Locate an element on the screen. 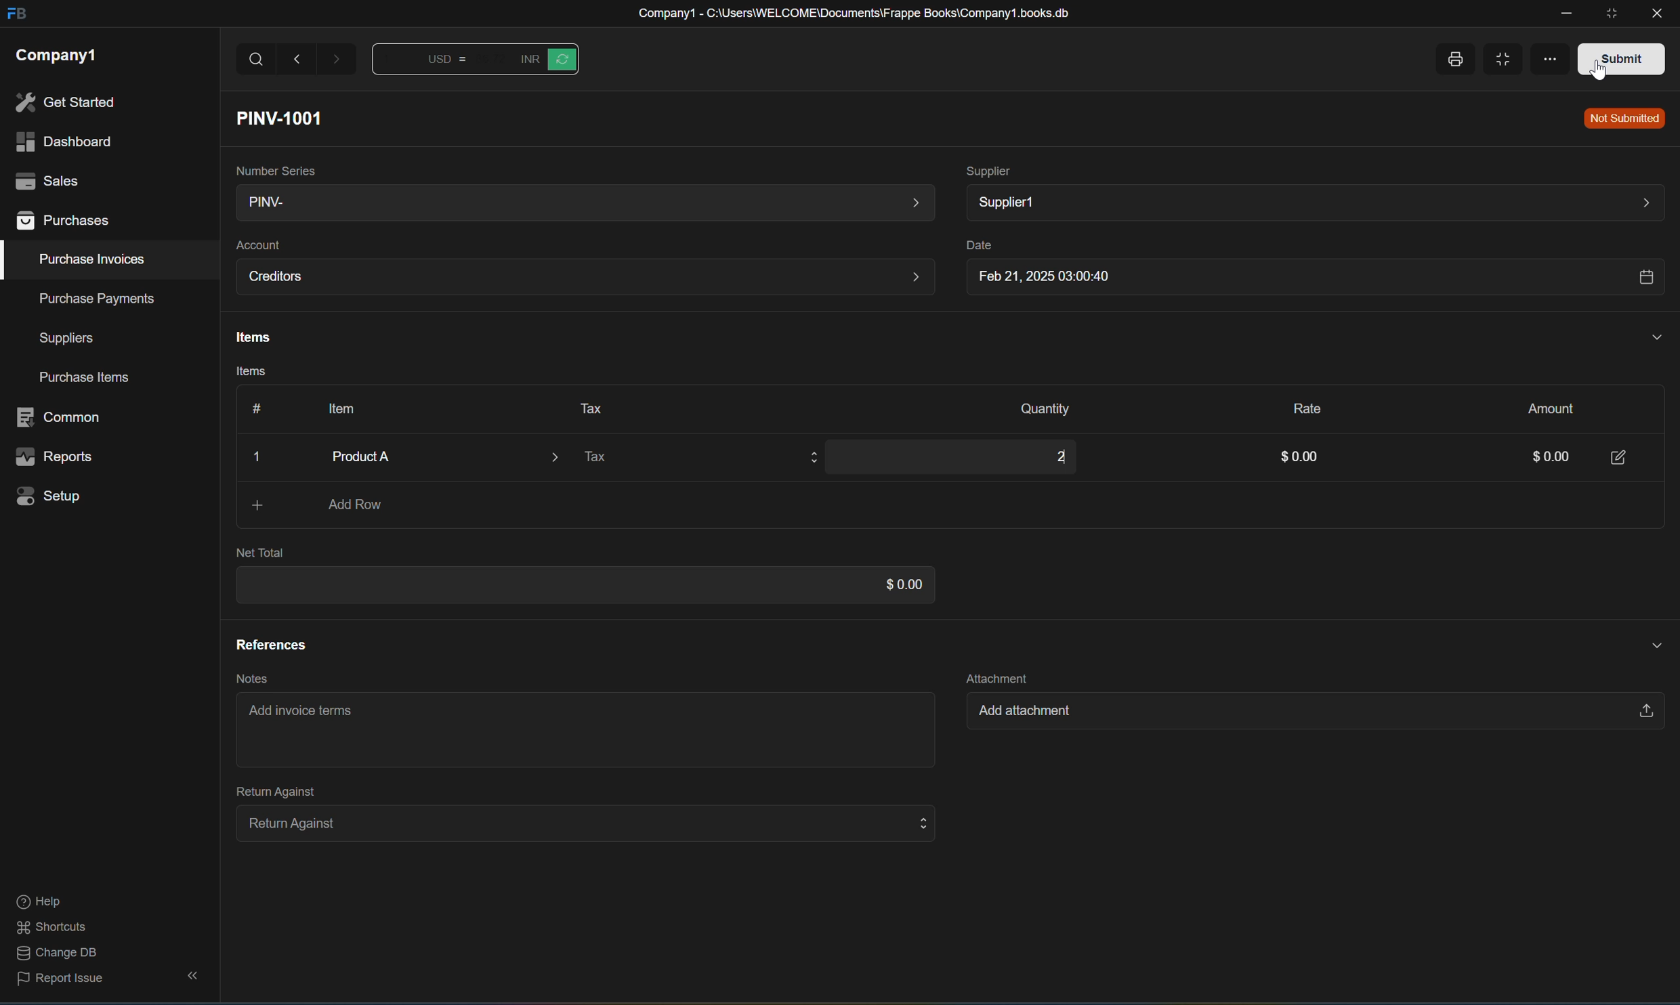 This screenshot has height=1005, width=1680. common is located at coordinates (62, 417).